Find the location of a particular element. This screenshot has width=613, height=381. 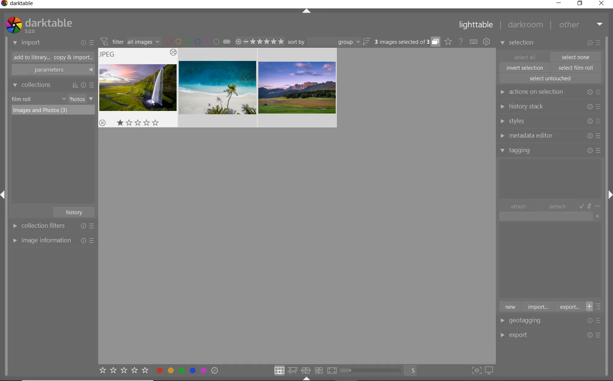

export is located at coordinates (527, 334).